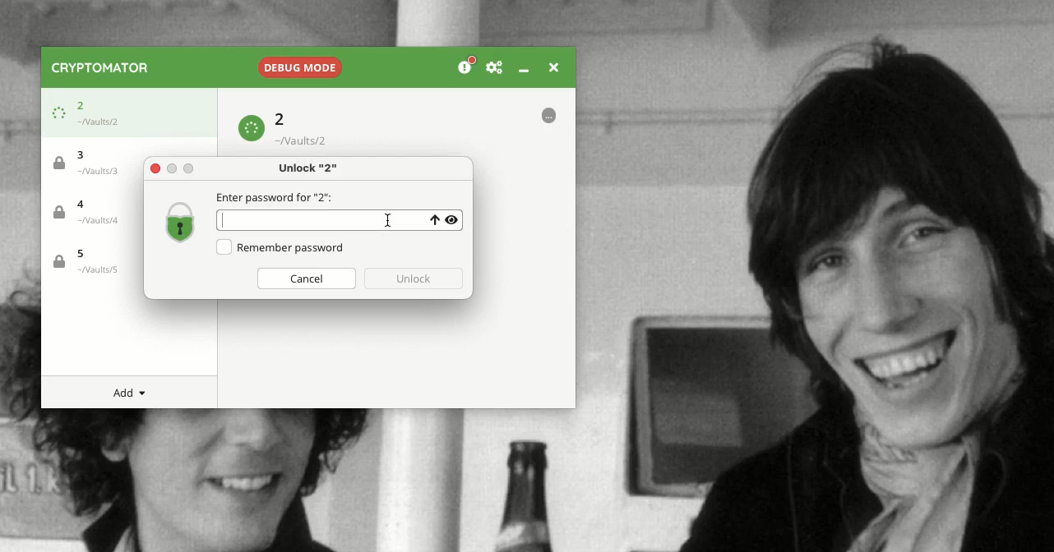  Describe the element at coordinates (92, 214) in the screenshot. I see `Vault 4` at that location.